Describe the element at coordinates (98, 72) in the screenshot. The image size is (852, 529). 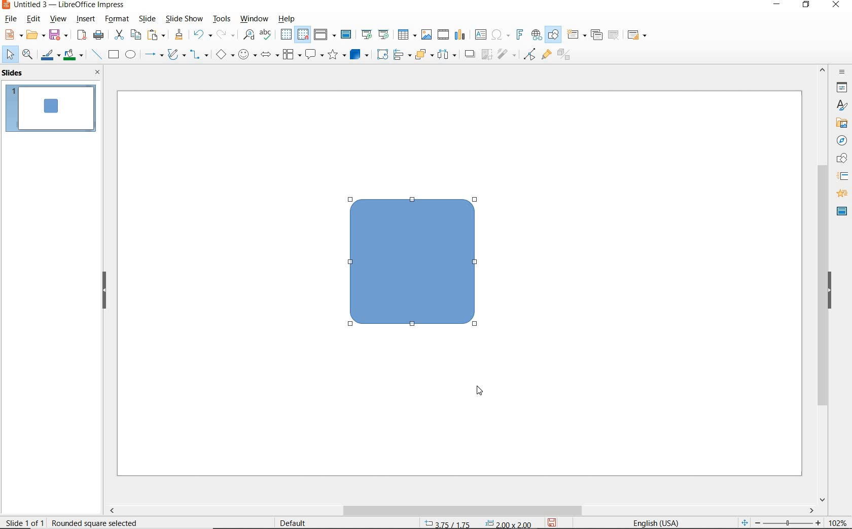
I see `close` at that location.